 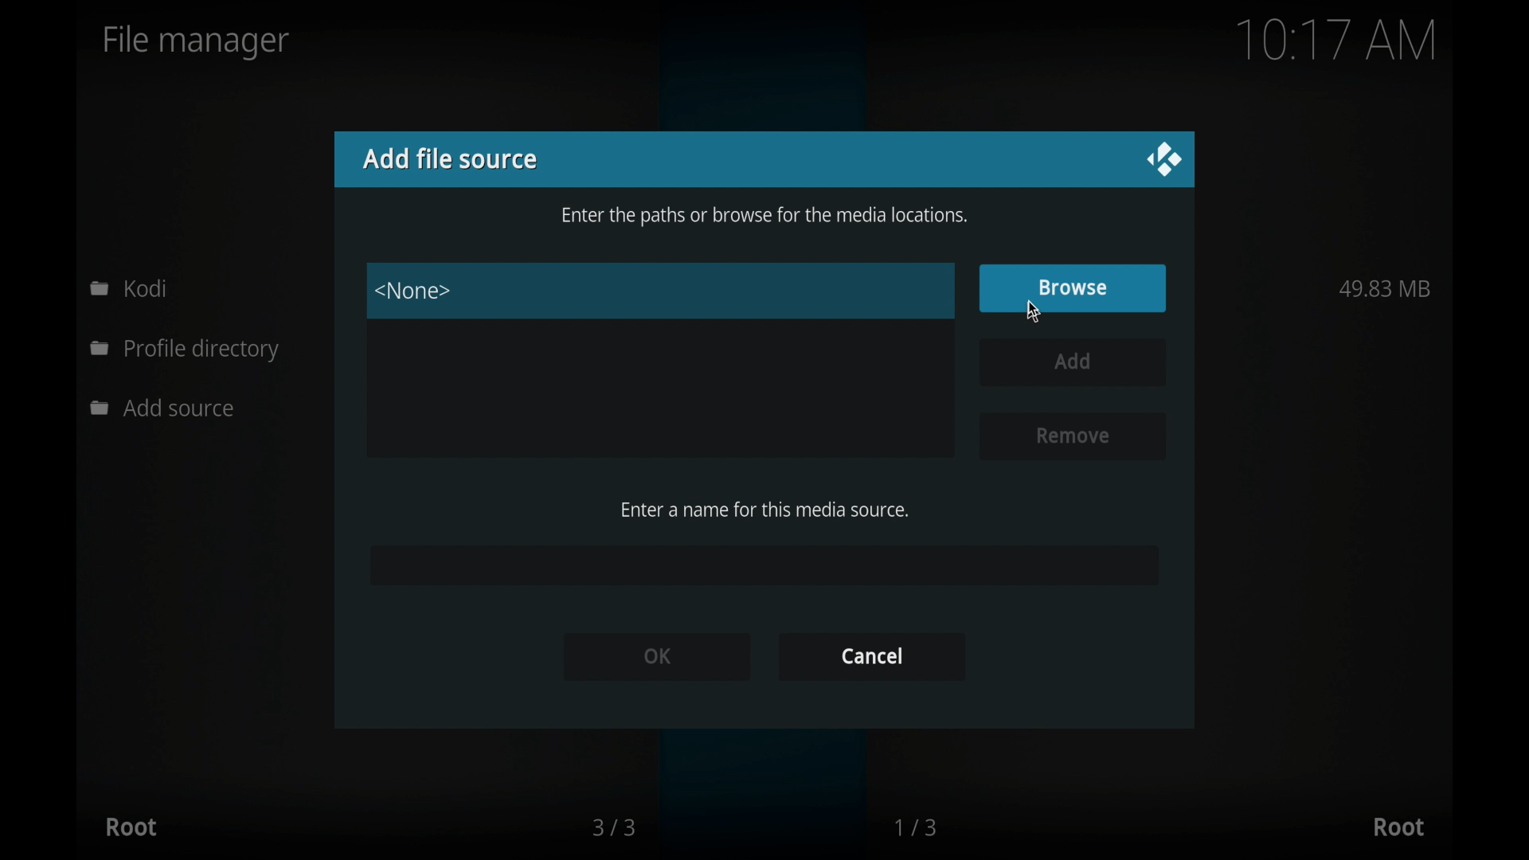 I want to click on kodi, so click(x=129, y=287).